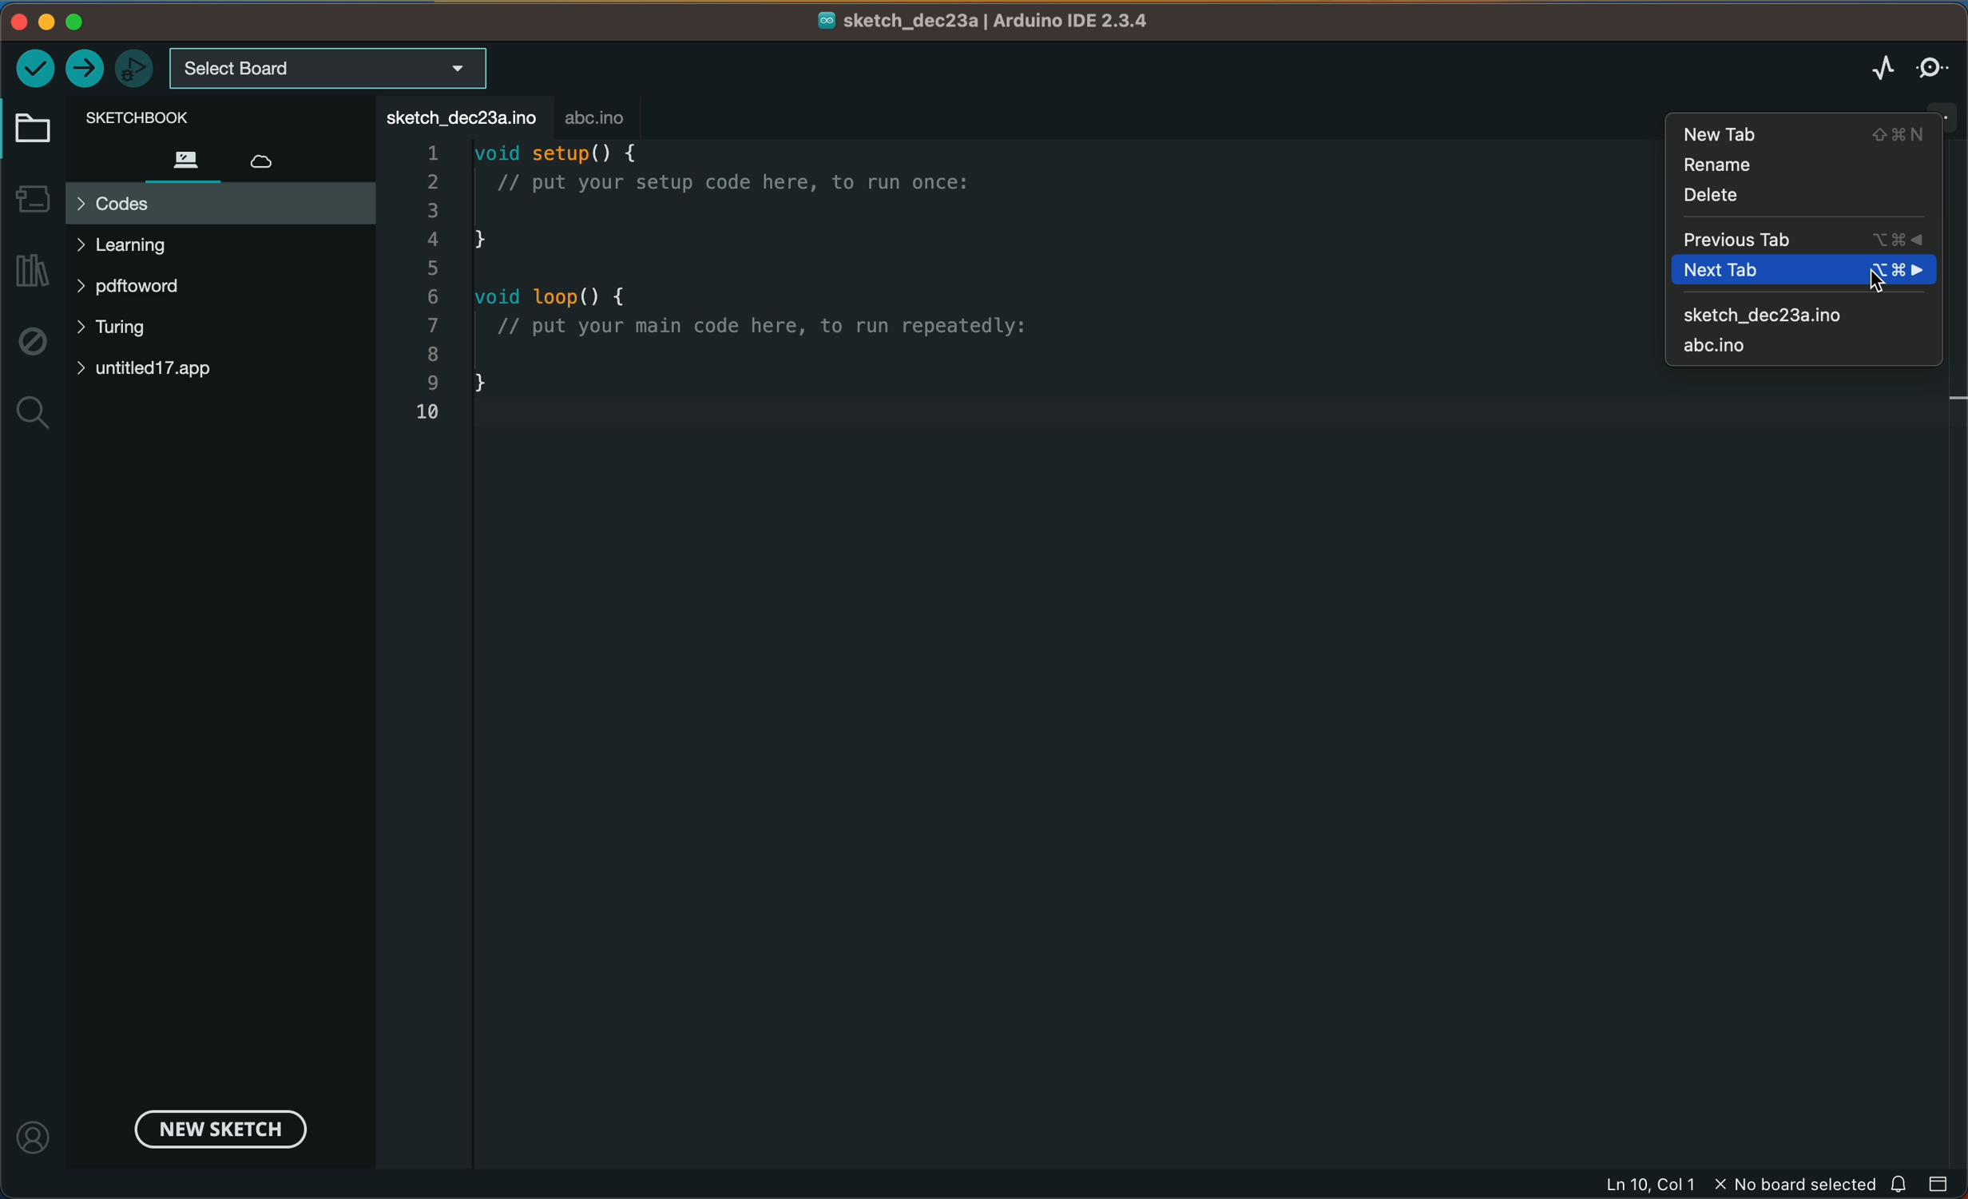  What do you see at coordinates (30, 199) in the screenshot?
I see `board manager` at bounding box center [30, 199].